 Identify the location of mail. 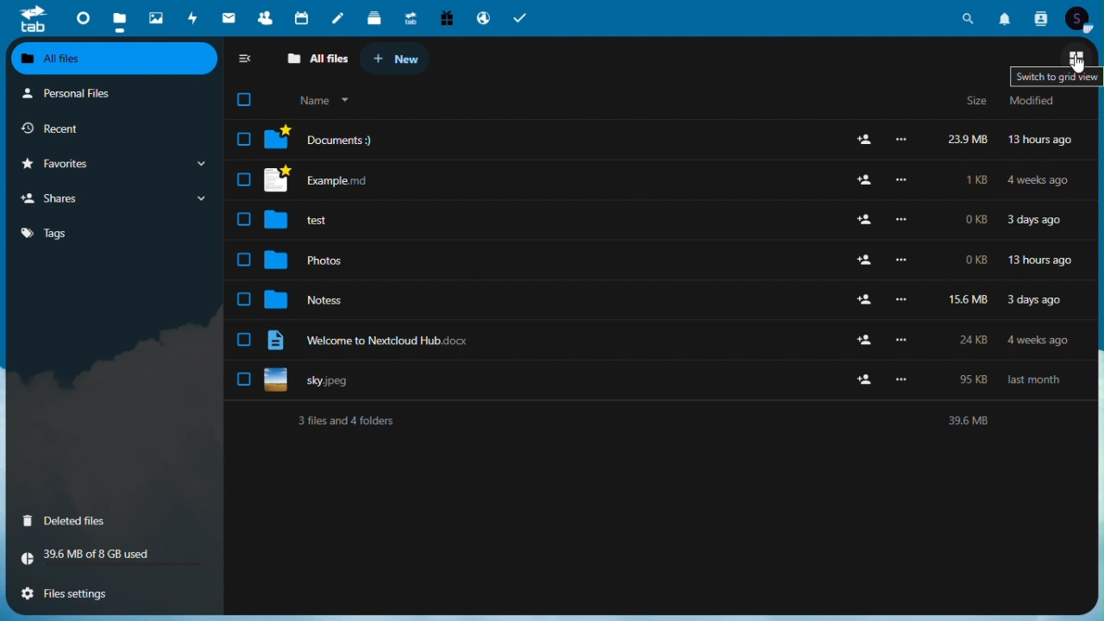
(229, 16).